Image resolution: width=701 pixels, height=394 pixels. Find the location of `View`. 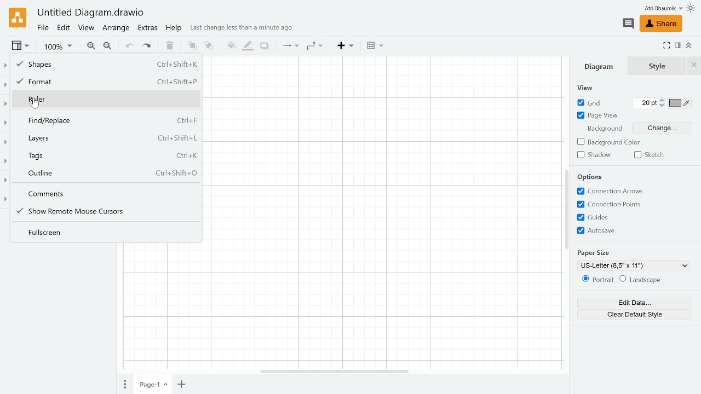

View is located at coordinates (19, 45).